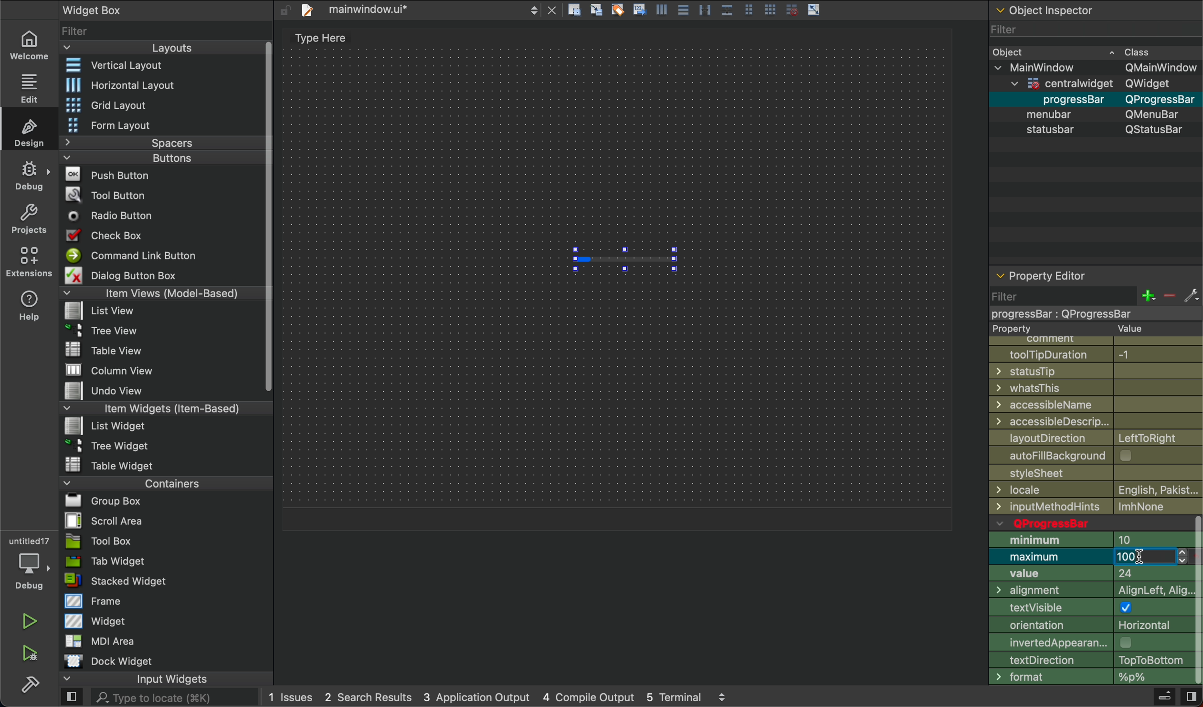 The image size is (1203, 707). What do you see at coordinates (28, 43) in the screenshot?
I see `welcome` at bounding box center [28, 43].